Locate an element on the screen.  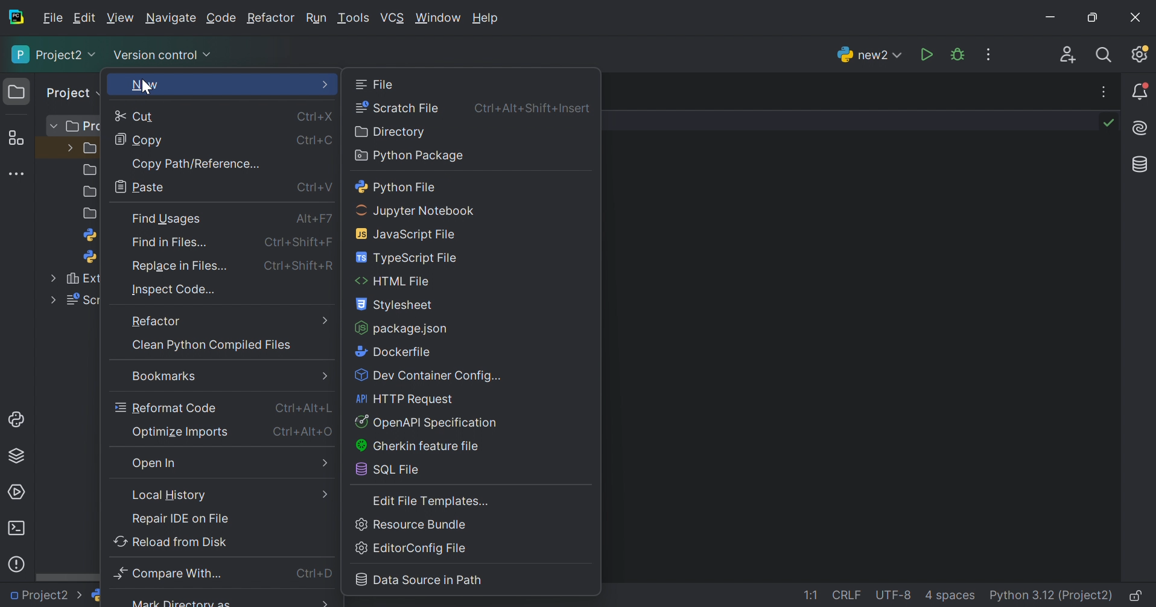
CRLF is located at coordinates (848, 596).